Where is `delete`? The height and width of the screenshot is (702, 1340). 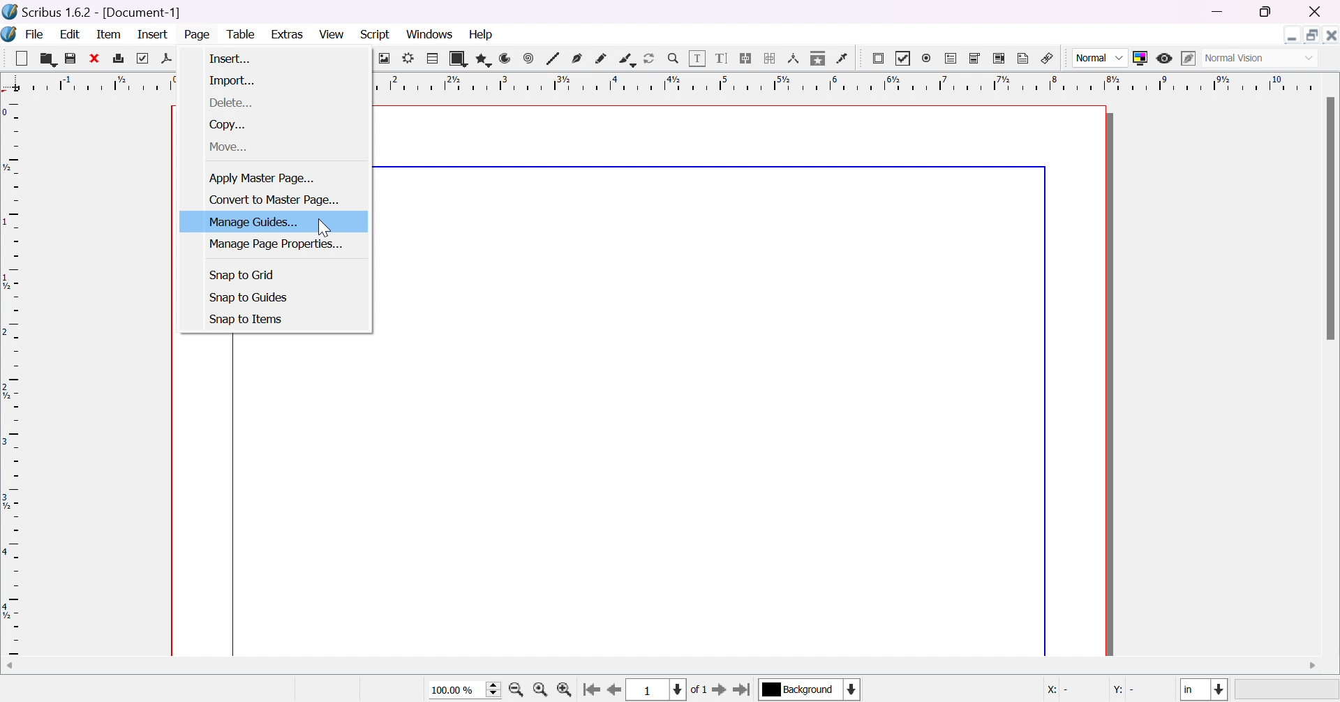
delete is located at coordinates (235, 101).